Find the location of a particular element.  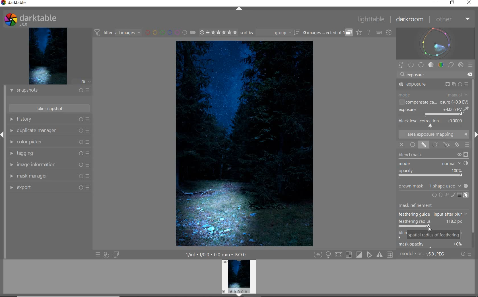

EXPOSURE ADJUSTED is located at coordinates (436, 112).